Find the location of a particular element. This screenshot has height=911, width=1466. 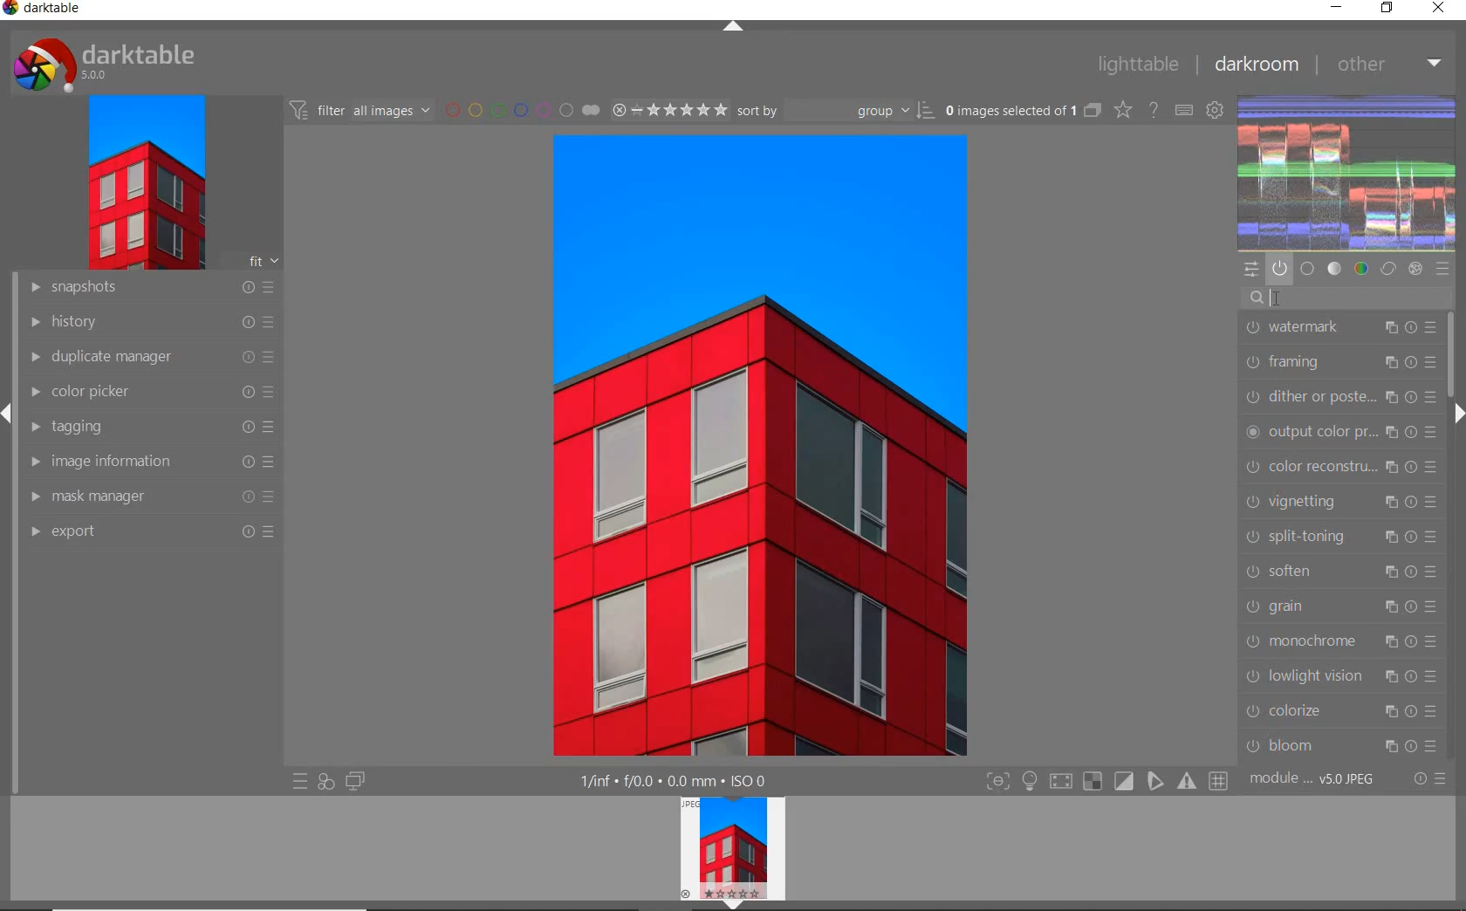

split-toning is located at coordinates (1341, 536).